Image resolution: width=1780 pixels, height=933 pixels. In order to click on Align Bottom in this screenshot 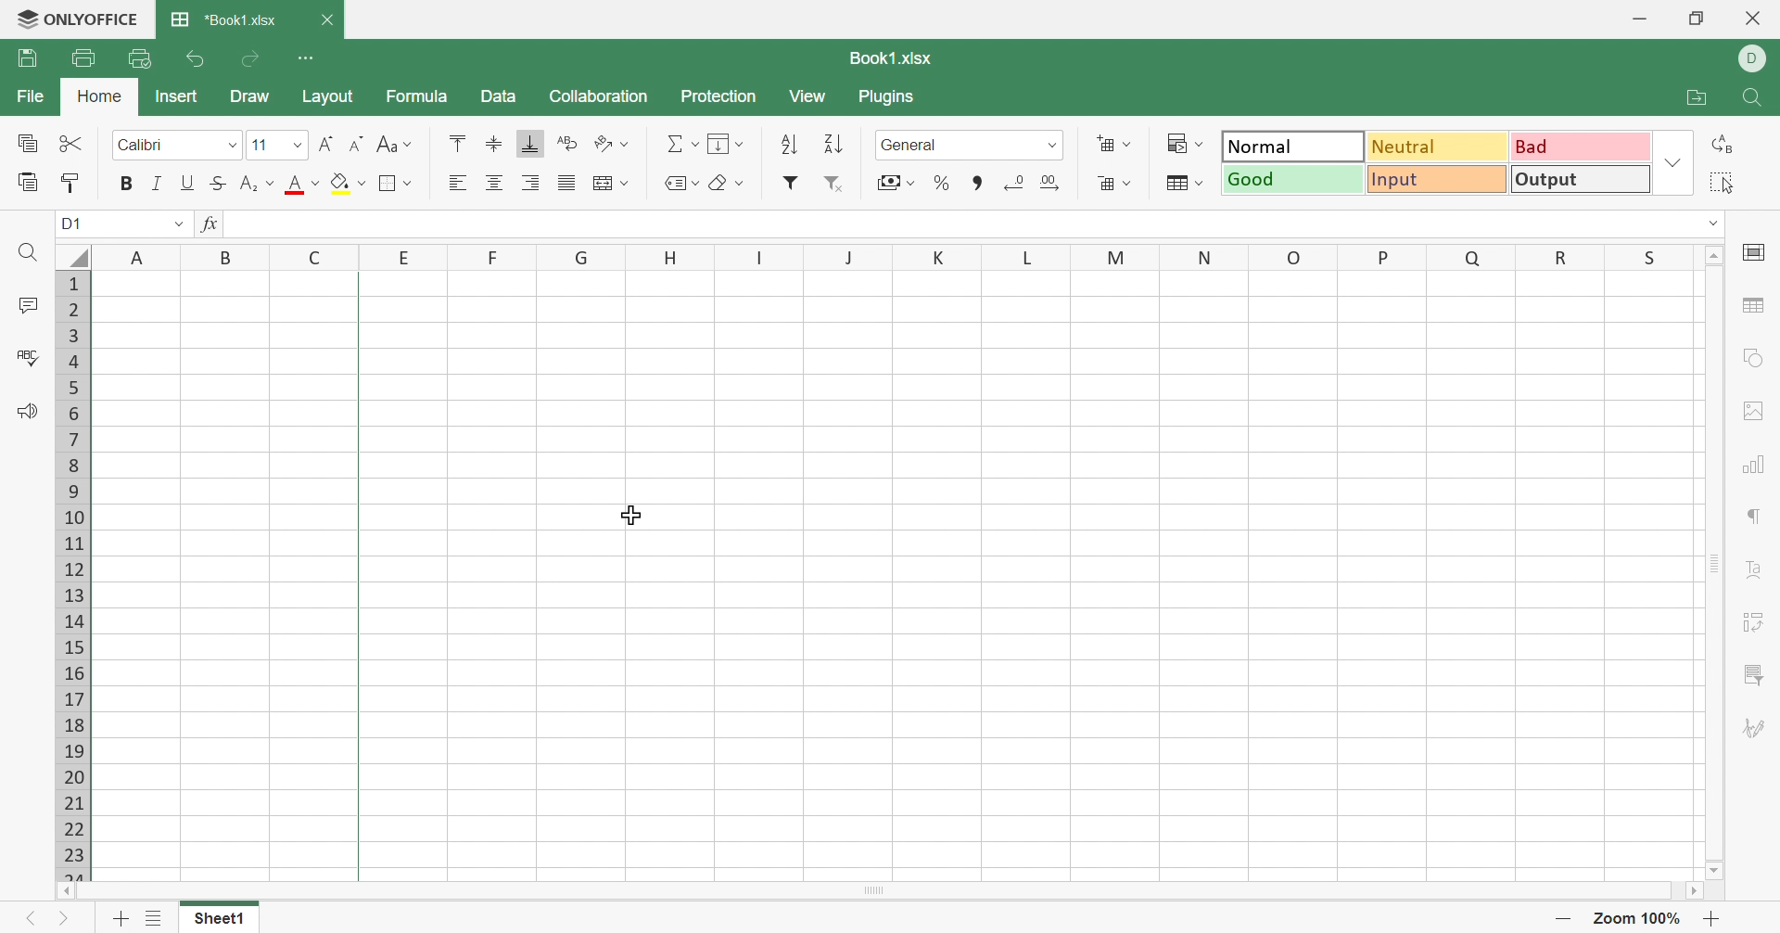, I will do `click(533, 146)`.